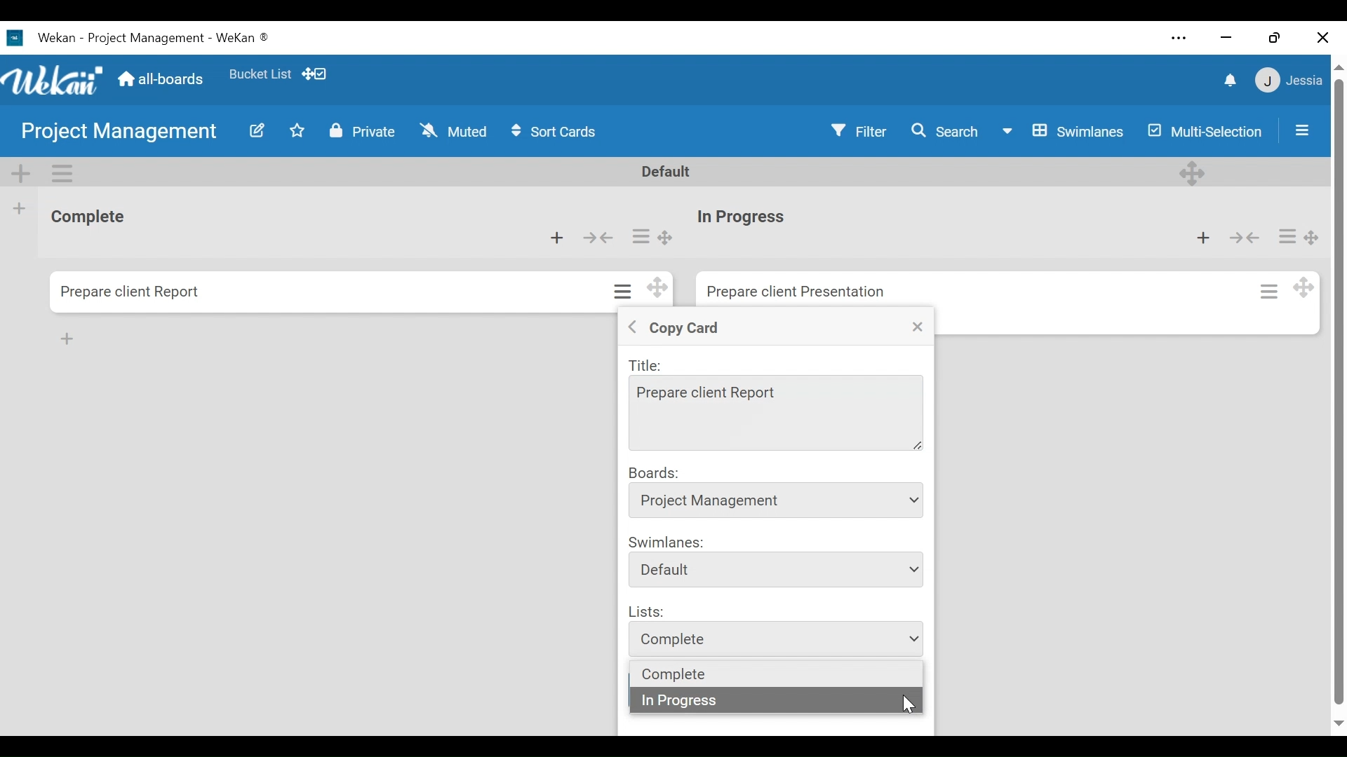 Image resolution: width=1347 pixels, height=757 pixels. I want to click on Filter, so click(864, 130).